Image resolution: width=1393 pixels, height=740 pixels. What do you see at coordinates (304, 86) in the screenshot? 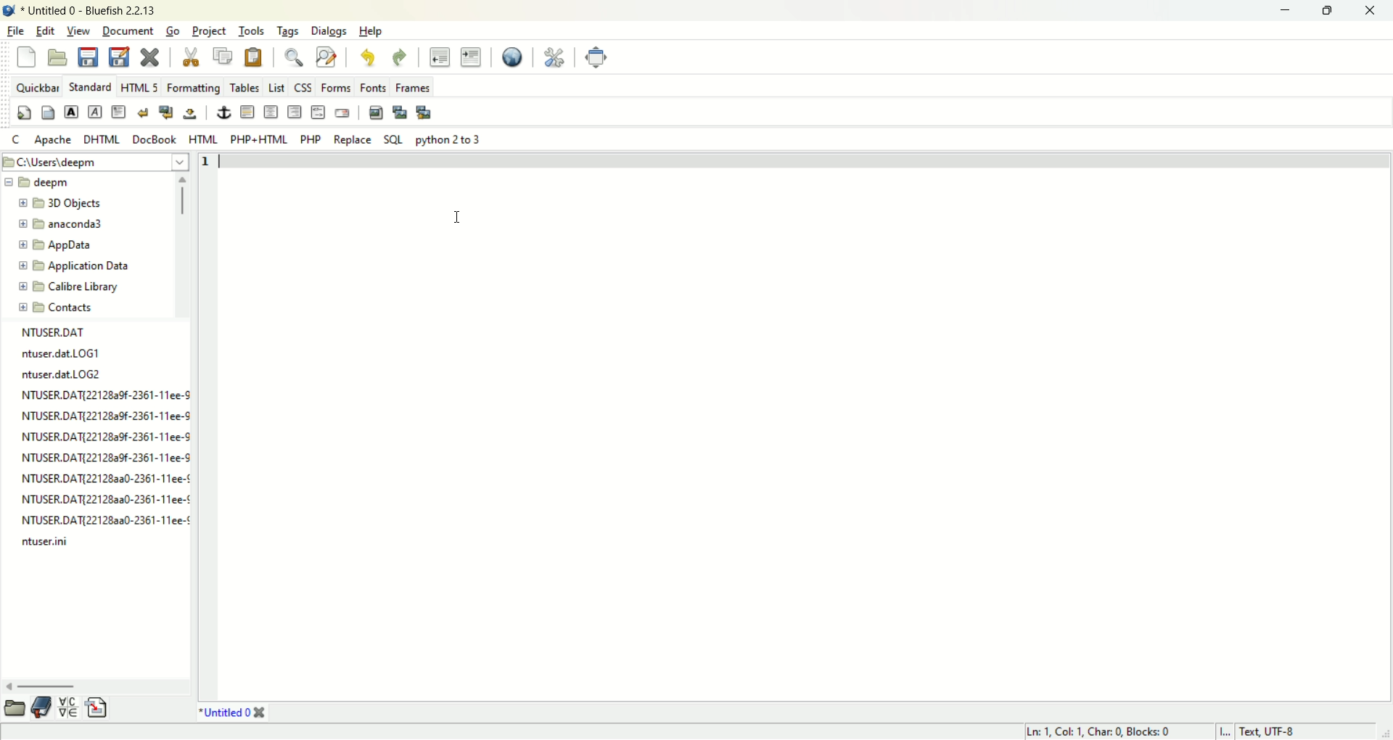
I see `CSS` at bounding box center [304, 86].